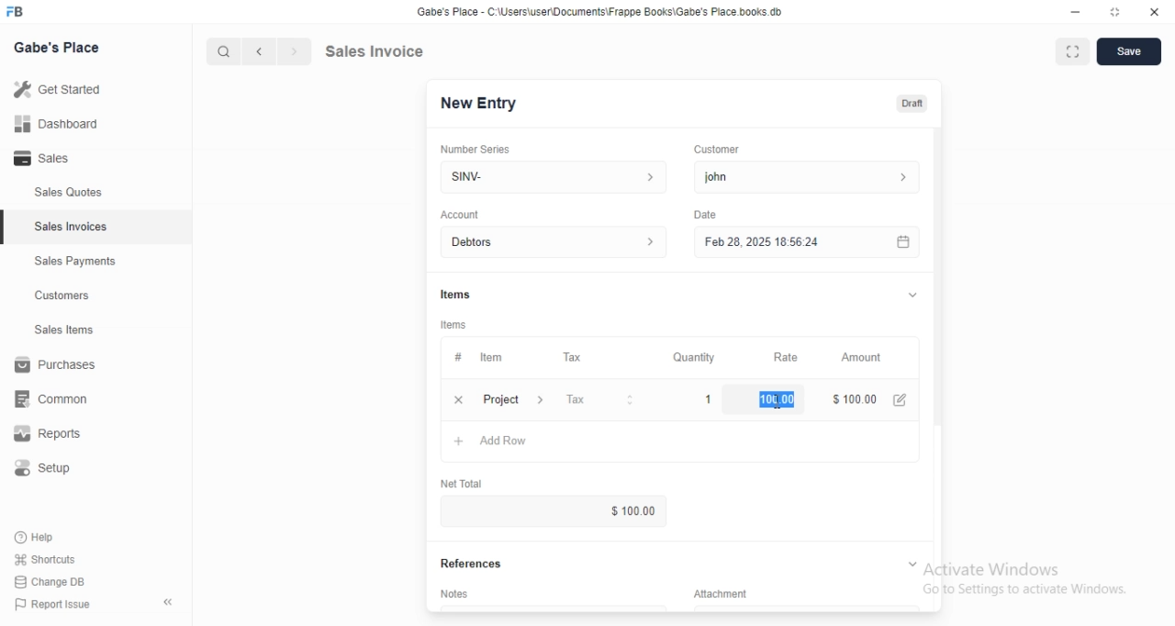 This screenshot has height=626, width=1175. I want to click on + Add Row, so click(501, 442).